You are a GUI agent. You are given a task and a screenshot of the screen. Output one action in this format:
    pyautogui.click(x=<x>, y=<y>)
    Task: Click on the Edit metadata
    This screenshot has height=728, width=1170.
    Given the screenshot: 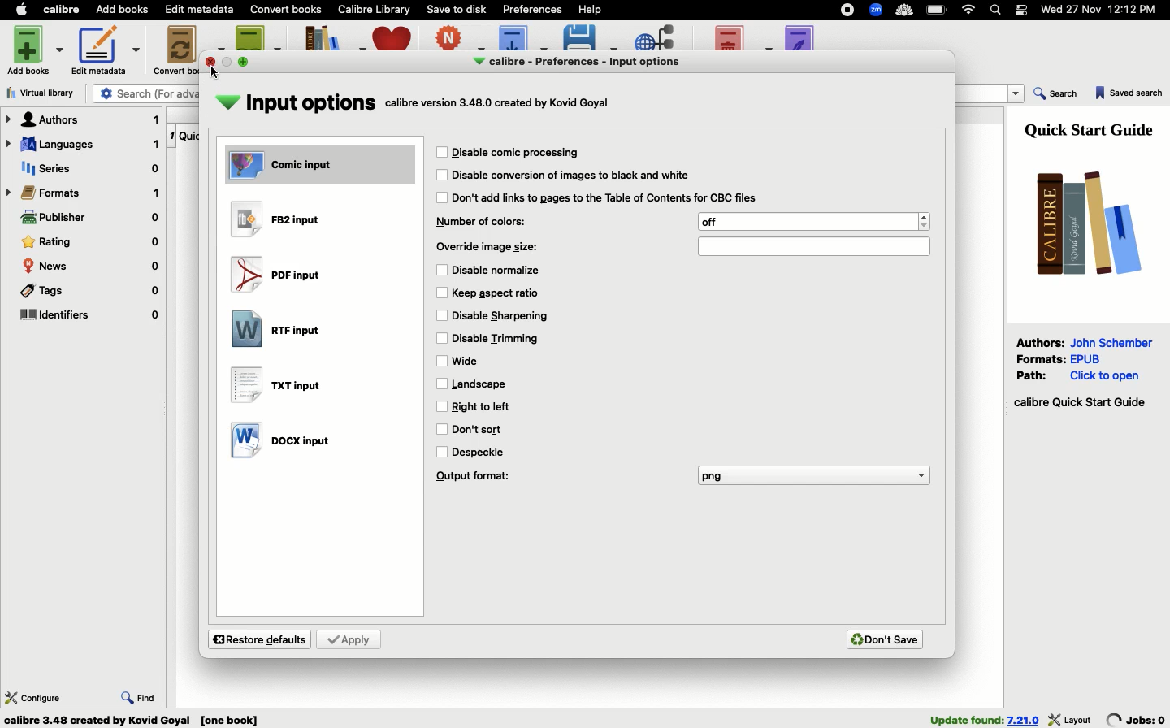 What is the action you would take?
    pyautogui.click(x=201, y=10)
    